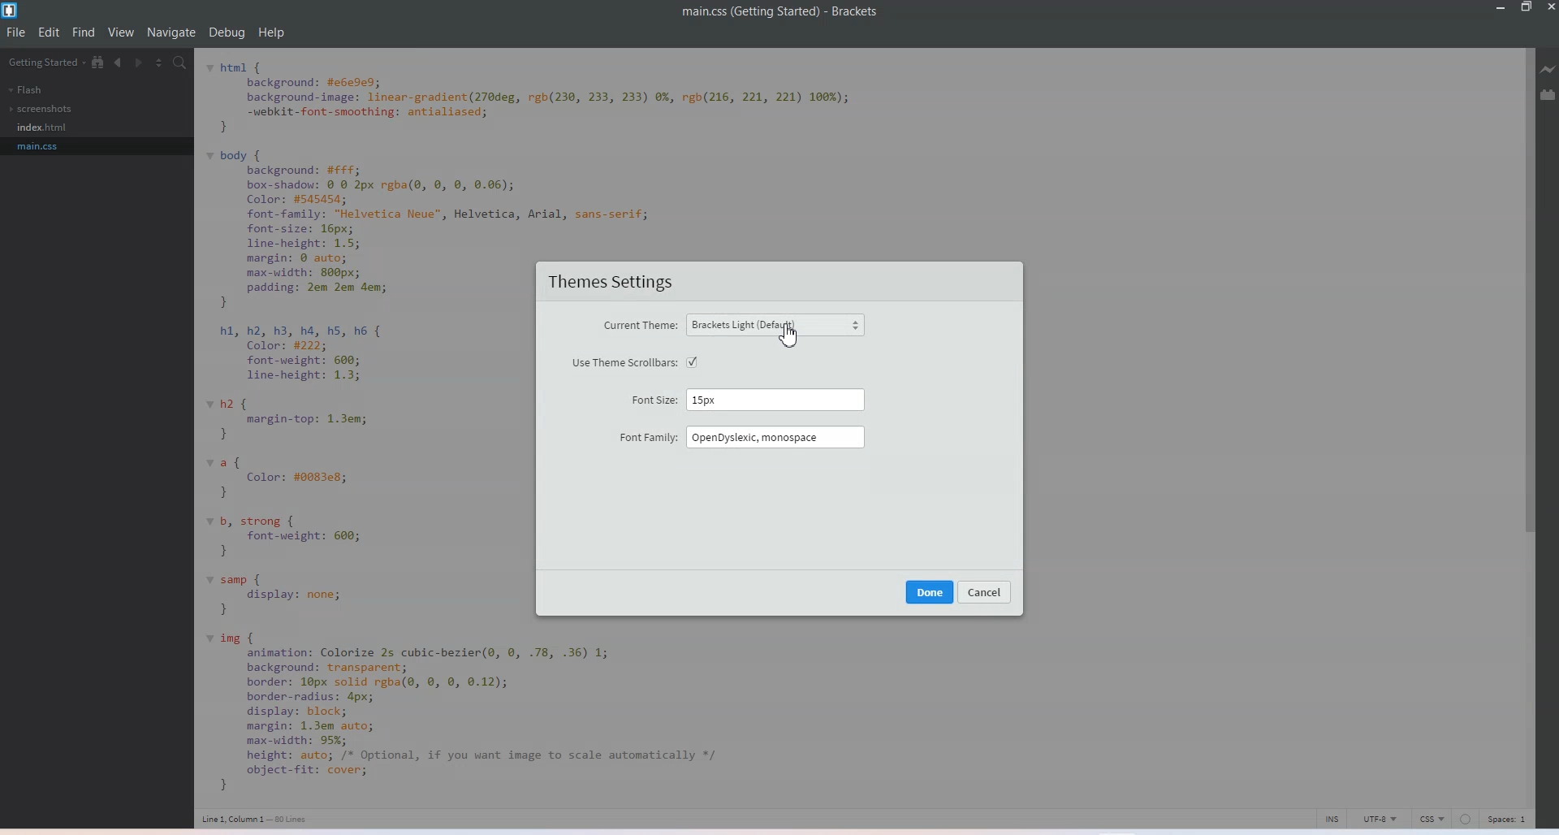 Image resolution: width=1559 pixels, height=835 pixels. Describe the element at coordinates (42, 146) in the screenshot. I see `main.css` at that location.